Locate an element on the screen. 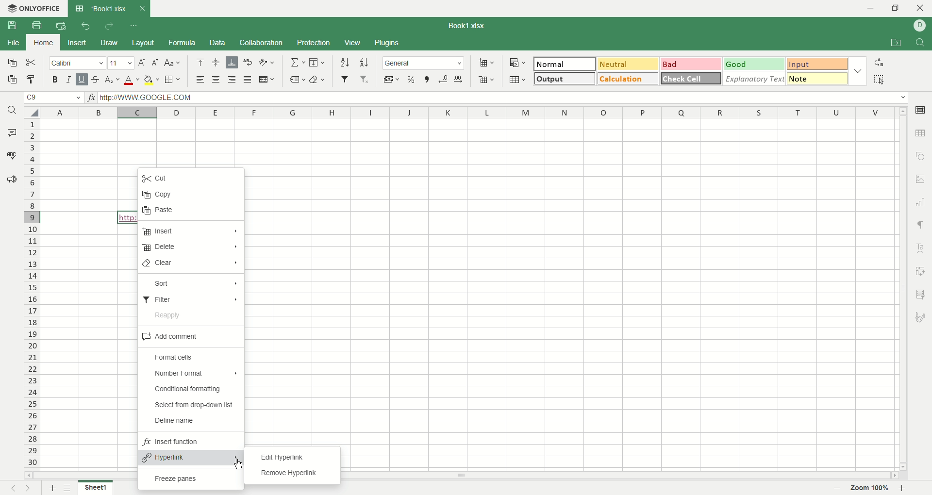  font size is located at coordinates (122, 63).